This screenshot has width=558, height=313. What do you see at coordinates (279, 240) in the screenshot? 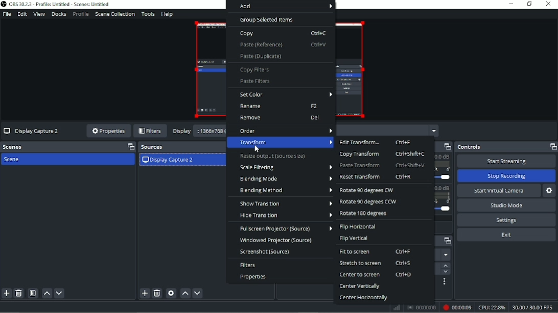
I see `Windowed projector` at bounding box center [279, 240].